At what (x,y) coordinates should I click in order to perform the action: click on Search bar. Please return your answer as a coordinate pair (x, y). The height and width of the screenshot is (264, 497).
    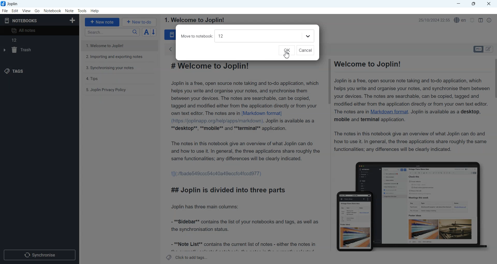
    Looking at the image, I should click on (112, 32).